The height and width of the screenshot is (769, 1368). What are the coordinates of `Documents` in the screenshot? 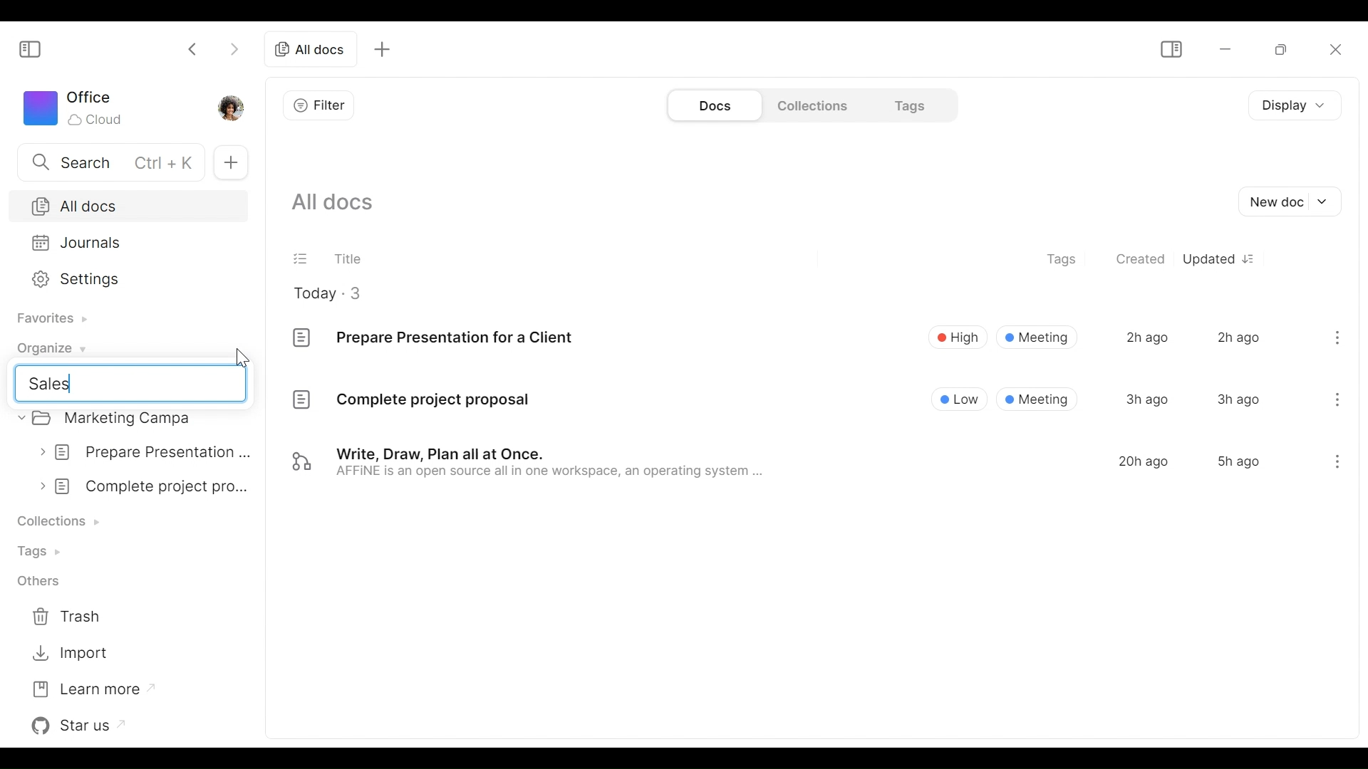 It's located at (713, 105).